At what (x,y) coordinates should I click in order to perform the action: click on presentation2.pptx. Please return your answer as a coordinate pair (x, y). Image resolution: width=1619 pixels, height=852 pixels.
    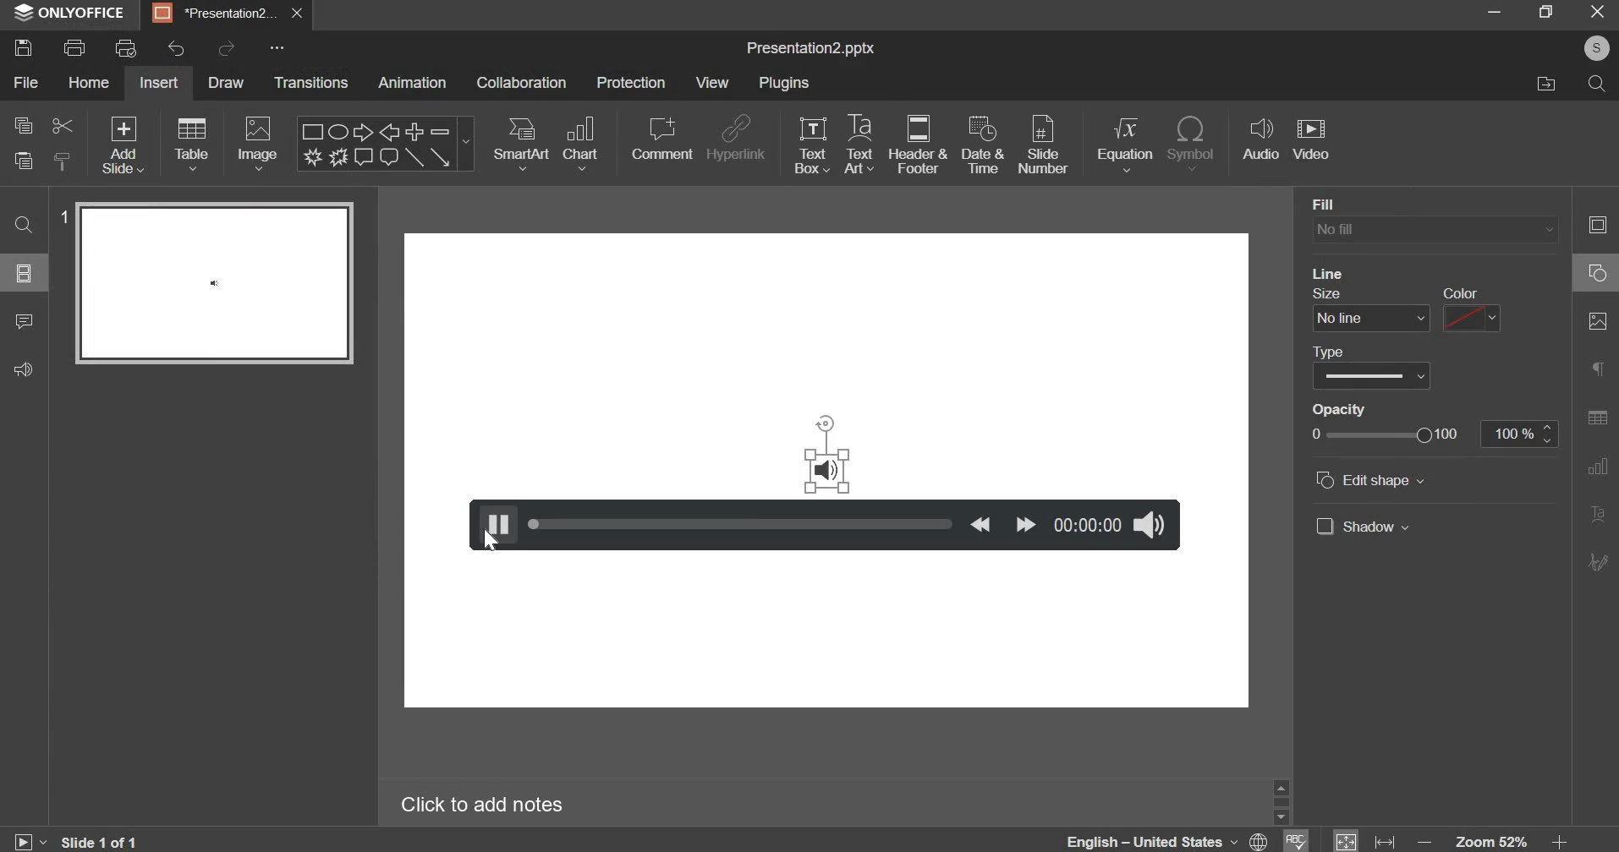
    Looking at the image, I should click on (817, 49).